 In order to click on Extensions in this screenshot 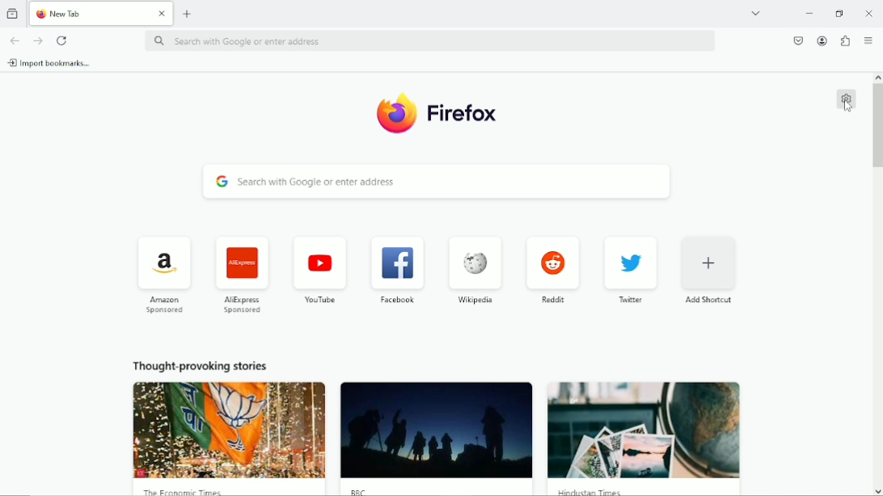, I will do `click(845, 40)`.